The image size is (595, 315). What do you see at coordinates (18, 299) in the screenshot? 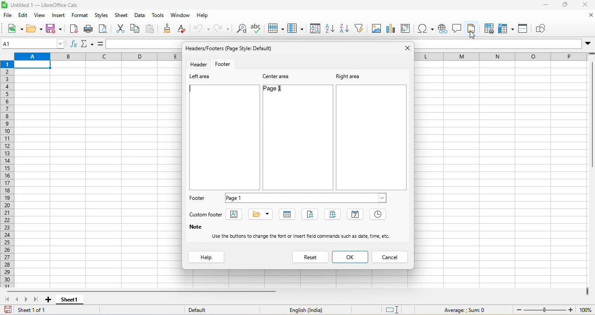
I see `previous sheet` at bounding box center [18, 299].